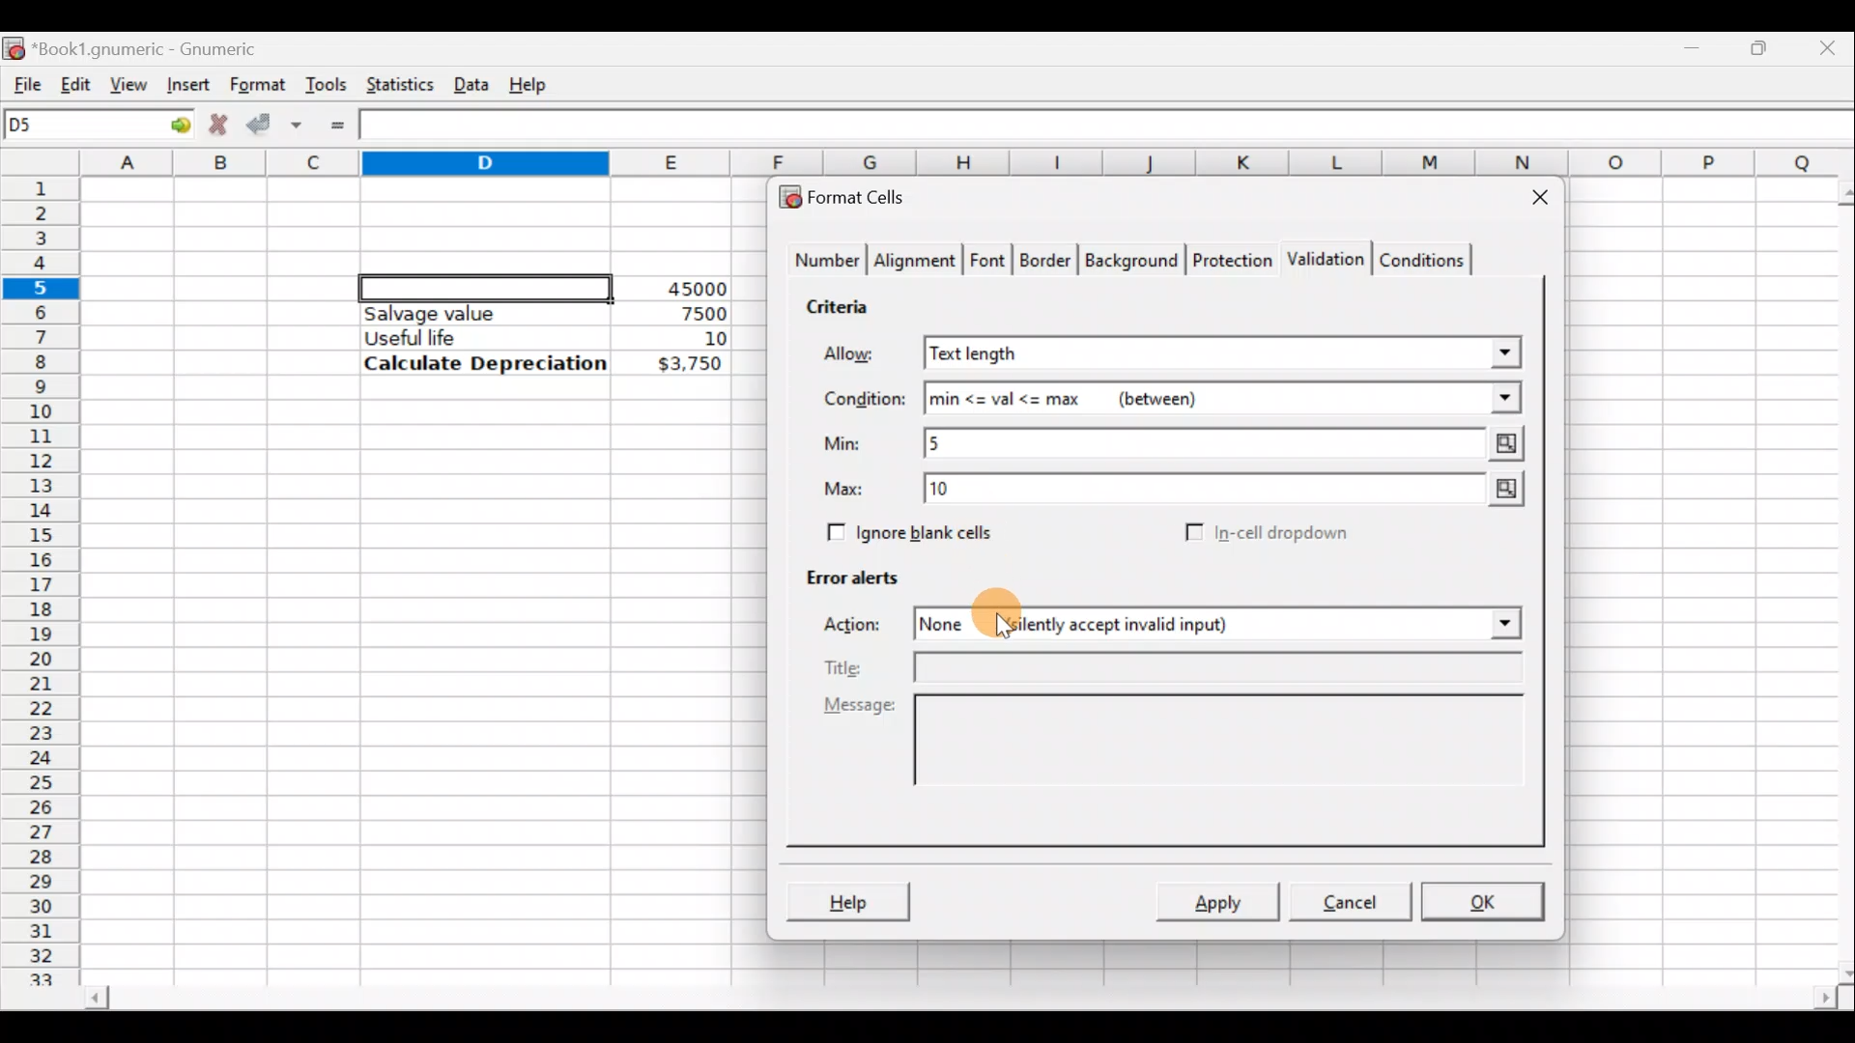  What do you see at coordinates (1490, 624) in the screenshot?
I see `Action drop down` at bounding box center [1490, 624].